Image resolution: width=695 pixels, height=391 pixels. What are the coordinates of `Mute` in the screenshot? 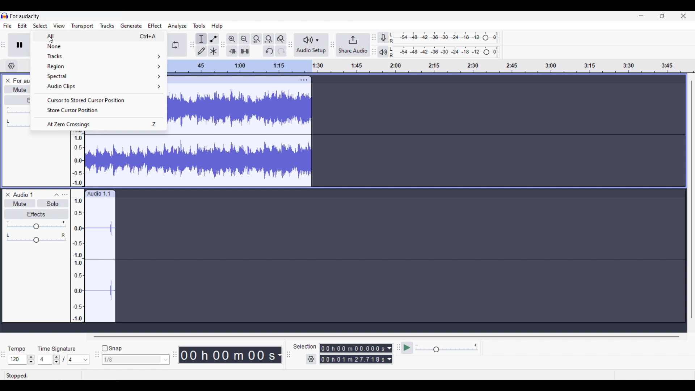 It's located at (17, 90).